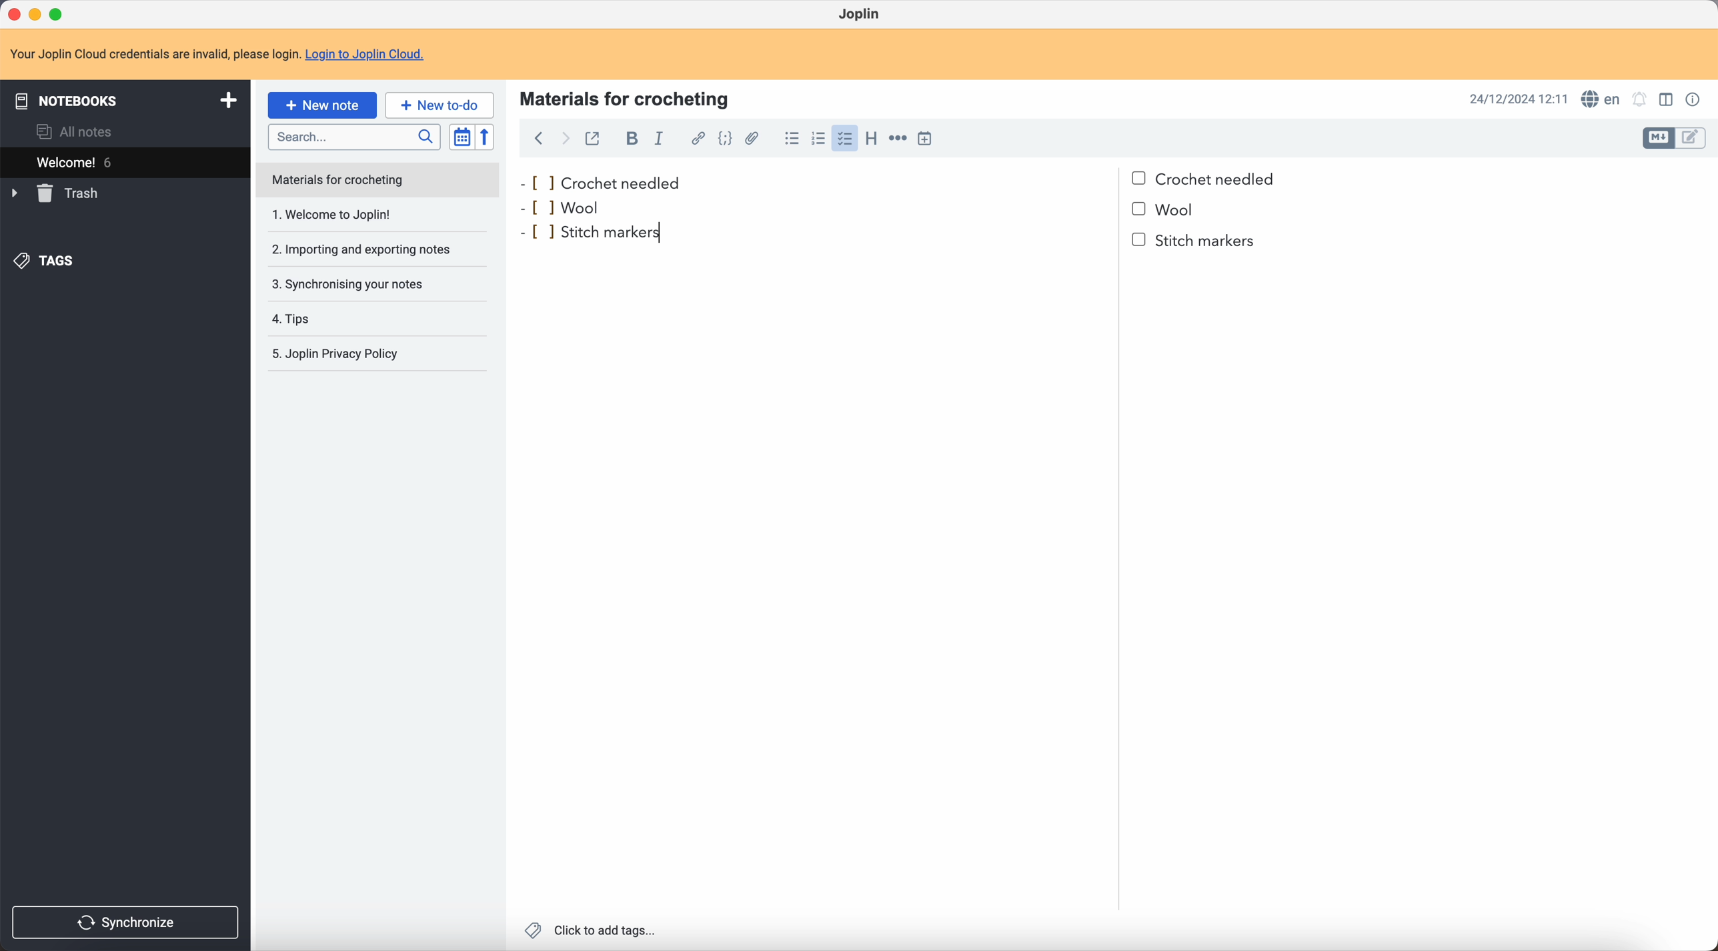 The image size is (1718, 951). Describe the element at coordinates (1519, 99) in the screenshot. I see `date and hour` at that location.